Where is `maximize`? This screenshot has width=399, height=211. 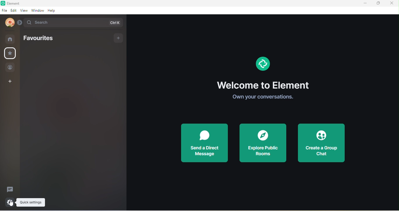 maximize is located at coordinates (378, 4).